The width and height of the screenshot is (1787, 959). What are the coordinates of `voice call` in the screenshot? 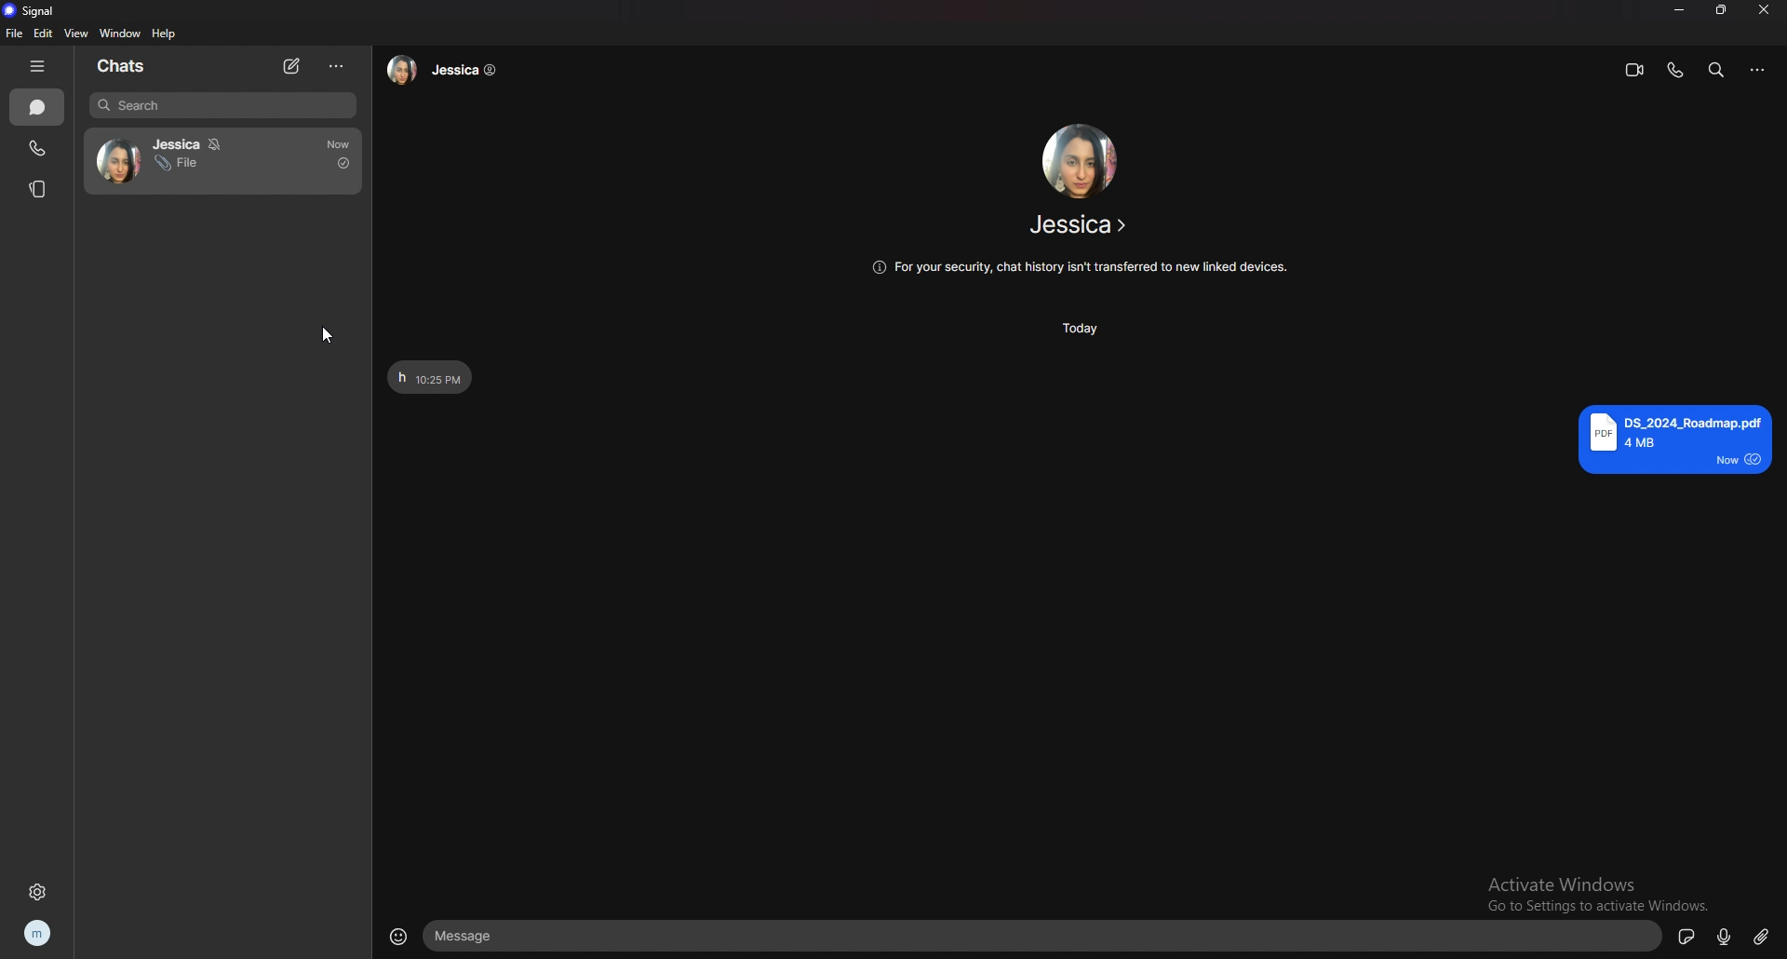 It's located at (1674, 70).